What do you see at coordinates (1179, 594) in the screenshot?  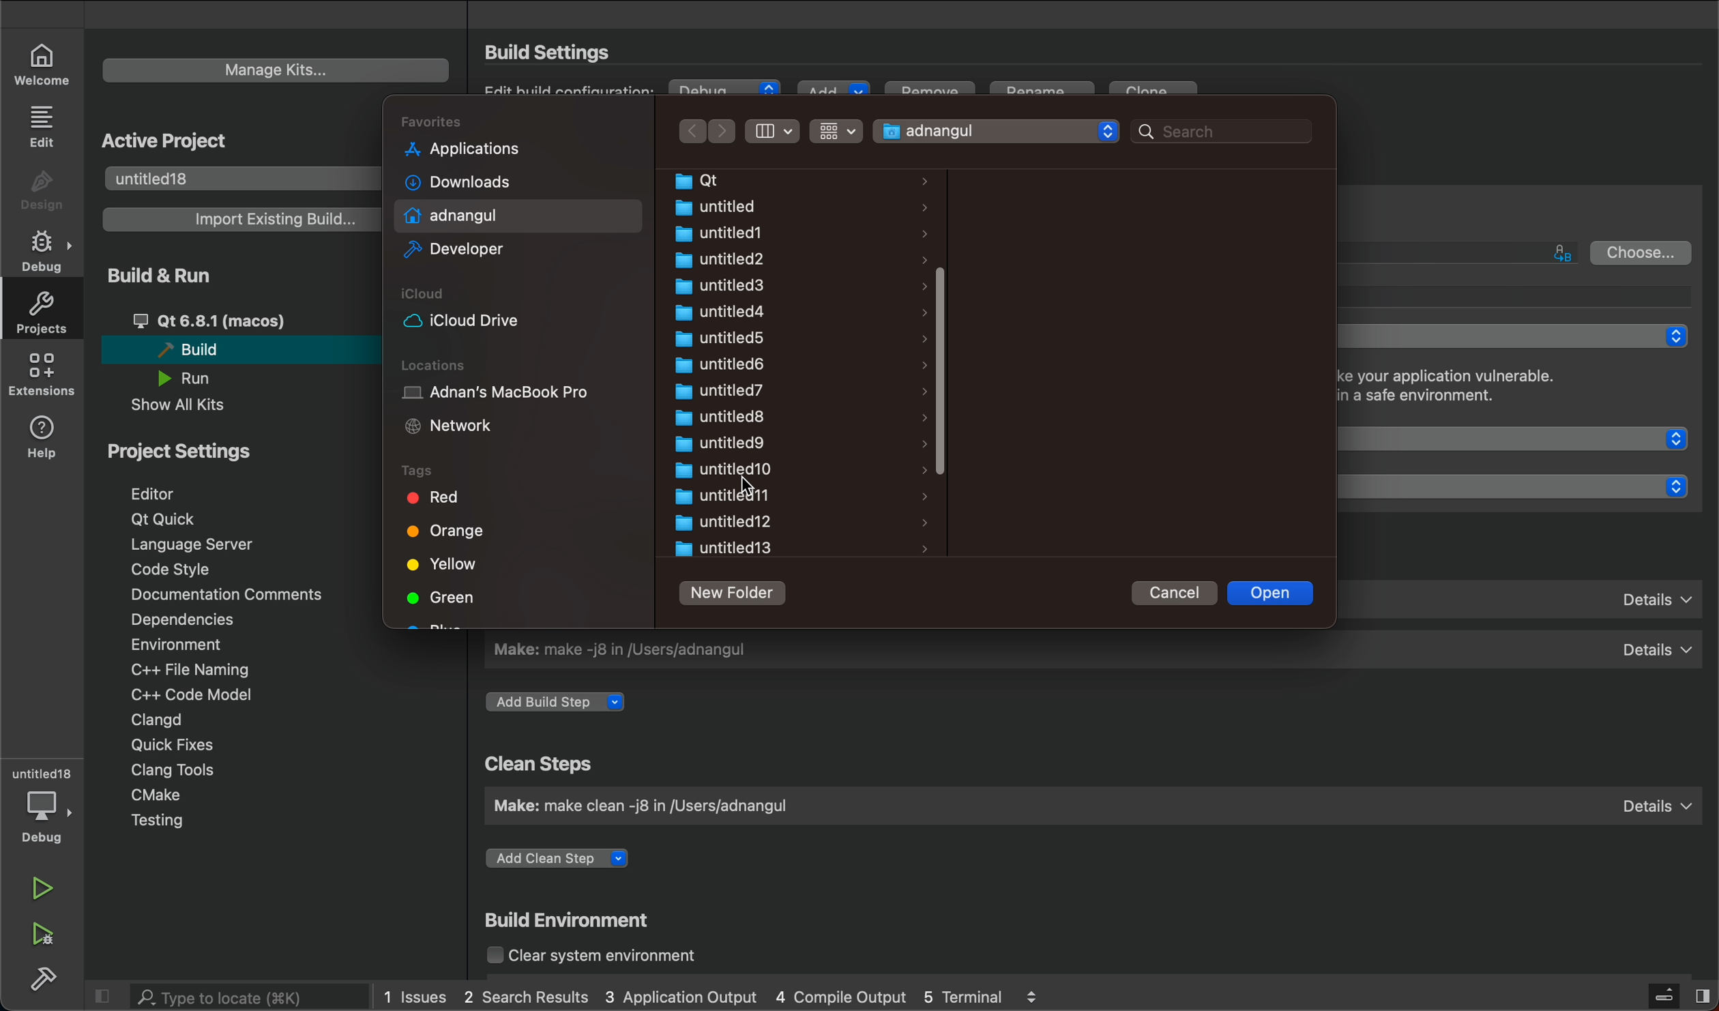 I see `cancel` at bounding box center [1179, 594].